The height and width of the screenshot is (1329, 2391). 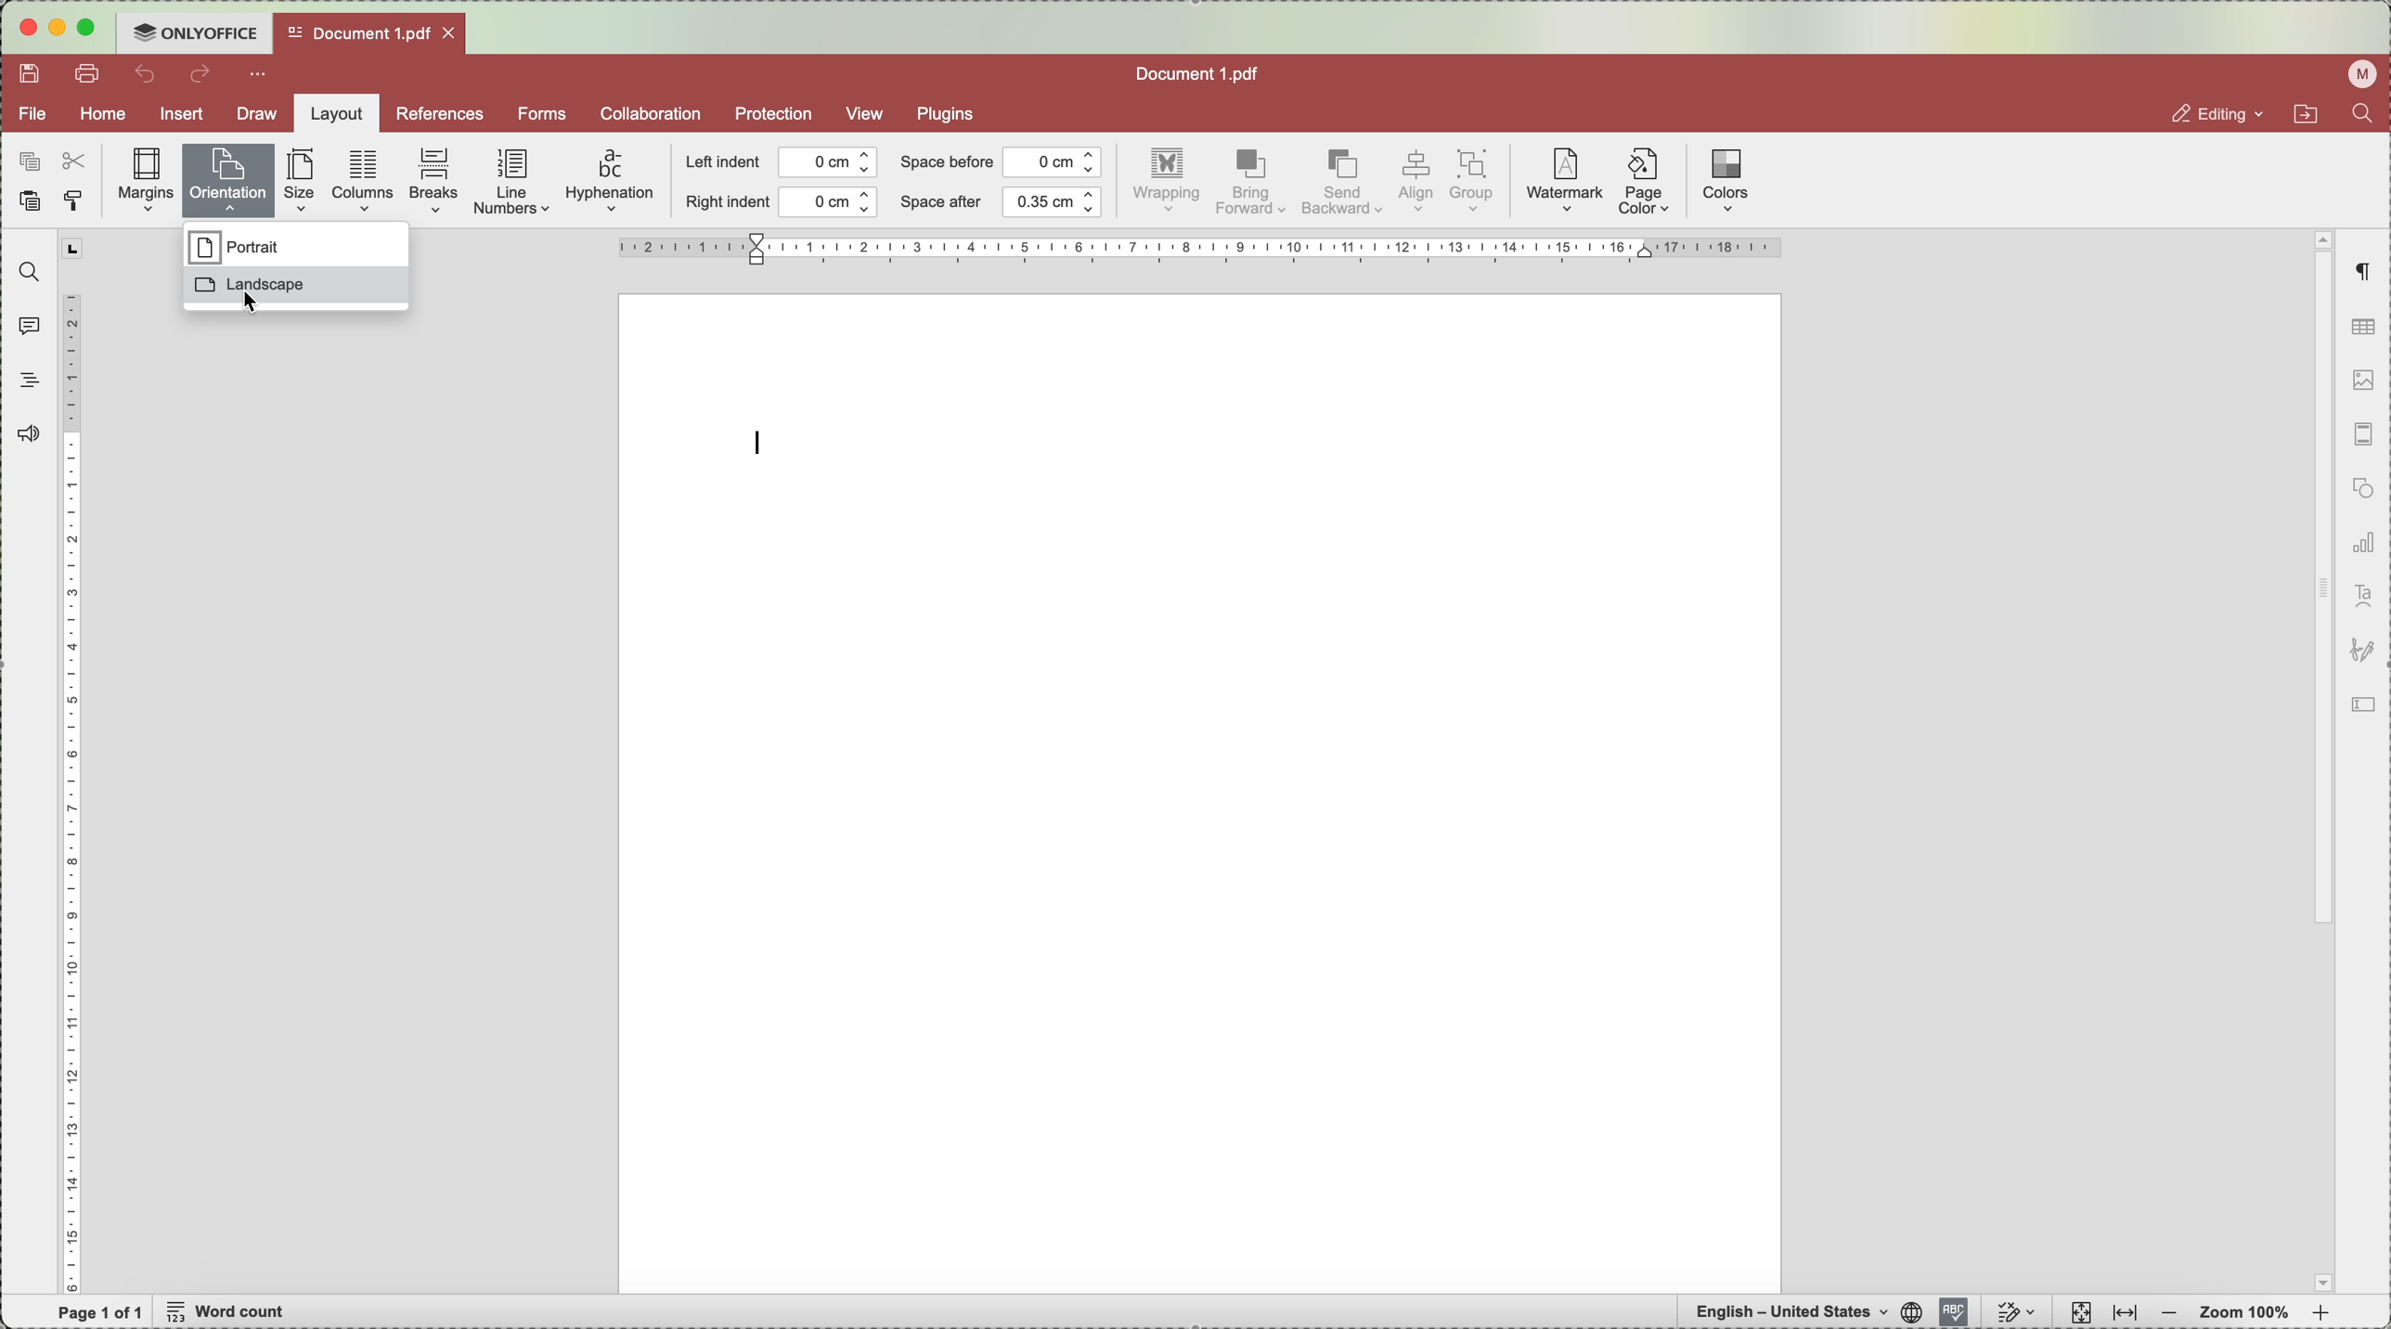 I want to click on paste, so click(x=29, y=204).